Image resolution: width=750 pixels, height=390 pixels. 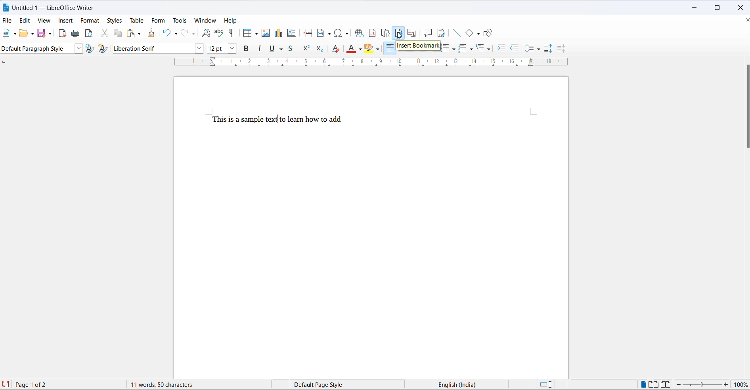 I want to click on insert, so click(x=65, y=20).